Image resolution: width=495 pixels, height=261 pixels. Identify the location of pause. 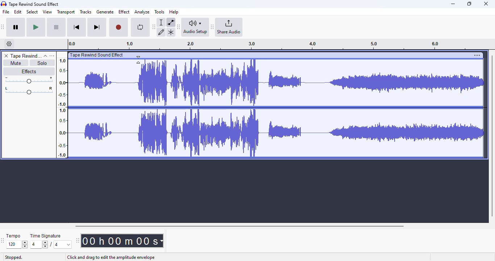
(16, 28).